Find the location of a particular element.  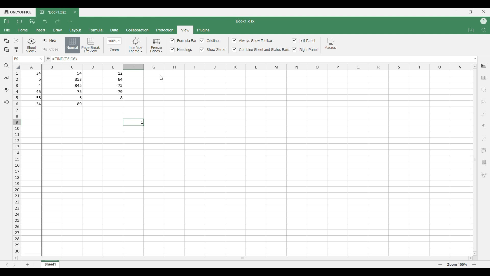

Collaboration menu is located at coordinates (137, 30).